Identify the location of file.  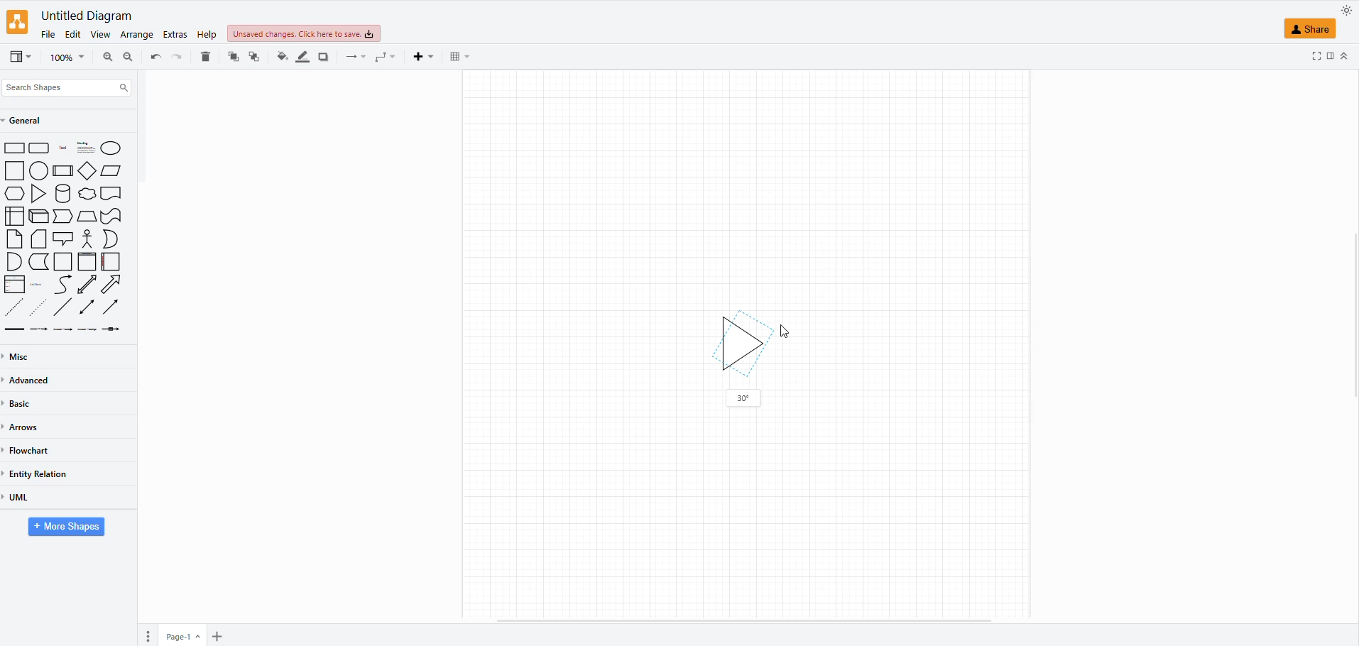
(47, 33).